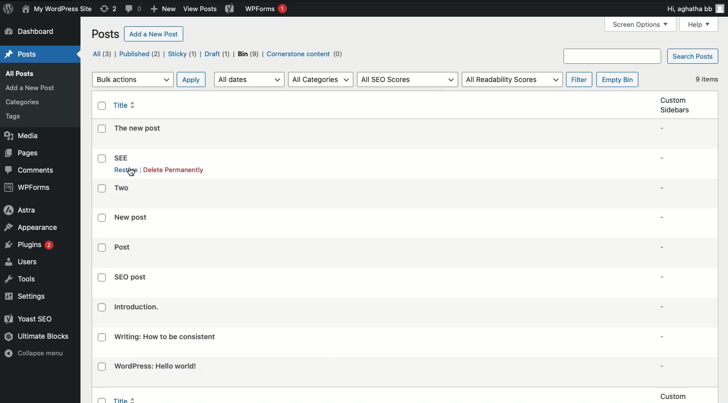  Describe the element at coordinates (132, 79) in the screenshot. I see `Bulk actions` at that location.